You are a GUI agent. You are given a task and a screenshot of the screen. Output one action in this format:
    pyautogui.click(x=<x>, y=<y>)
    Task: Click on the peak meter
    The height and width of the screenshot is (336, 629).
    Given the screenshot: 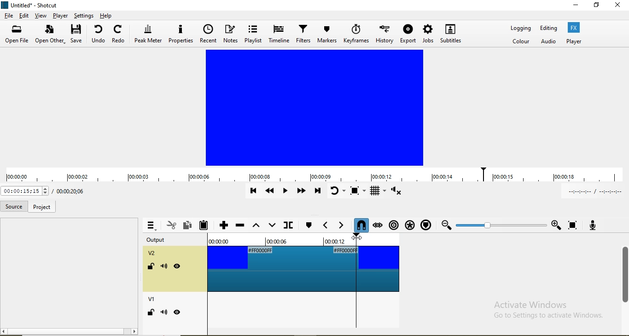 What is the action you would take?
    pyautogui.click(x=148, y=34)
    